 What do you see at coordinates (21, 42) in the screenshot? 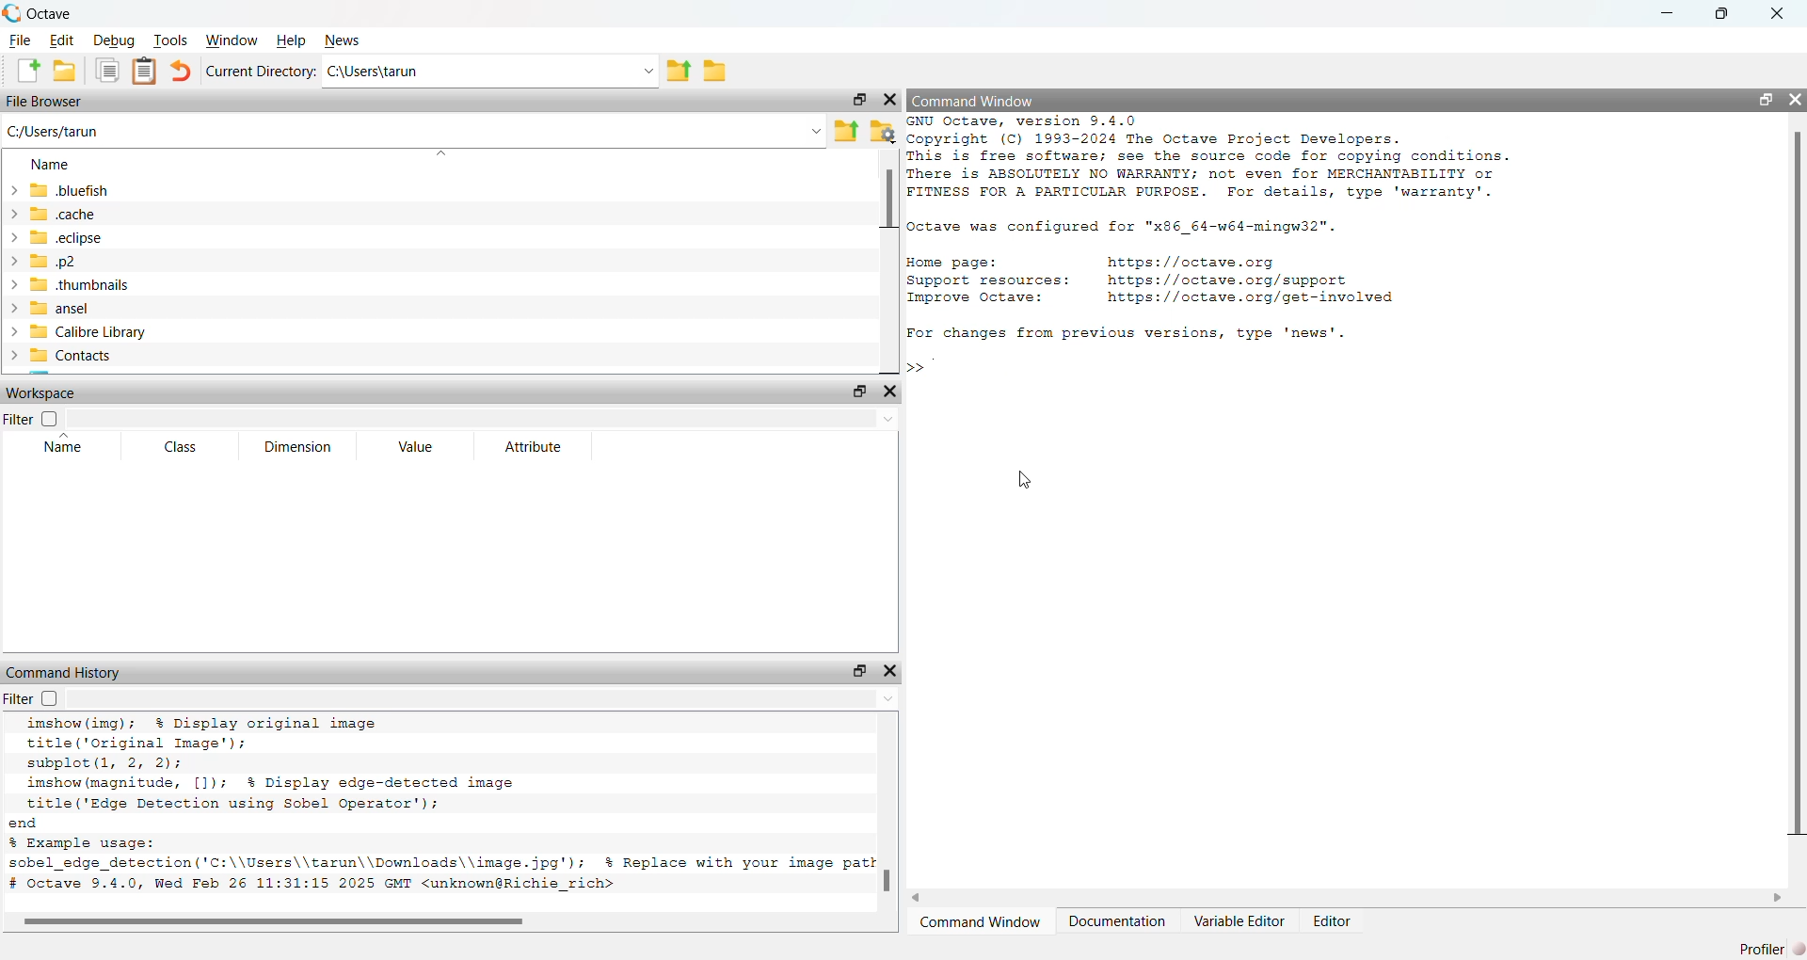
I see `File` at bounding box center [21, 42].